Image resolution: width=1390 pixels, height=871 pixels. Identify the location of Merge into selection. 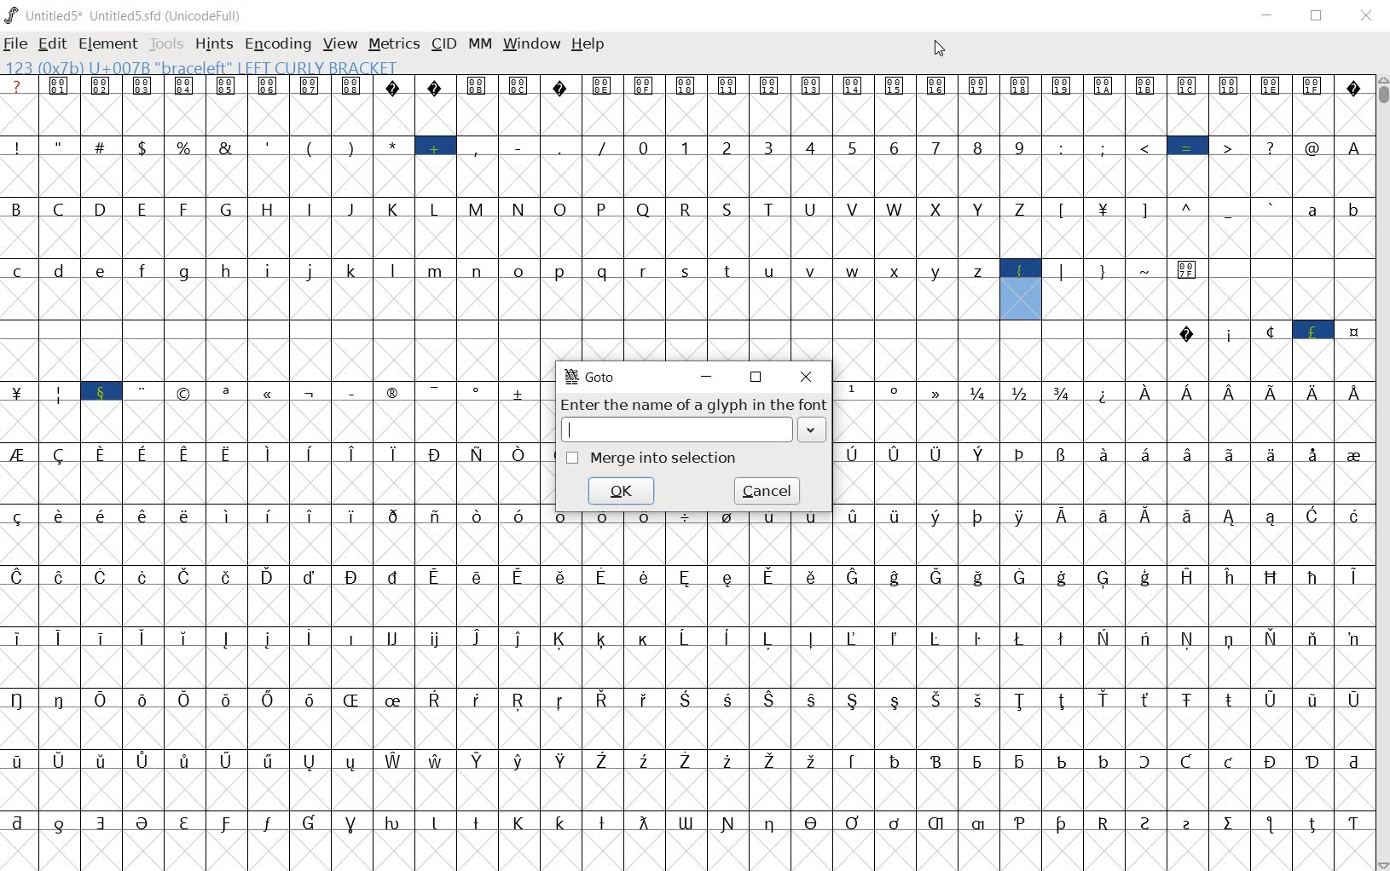
(655, 459).